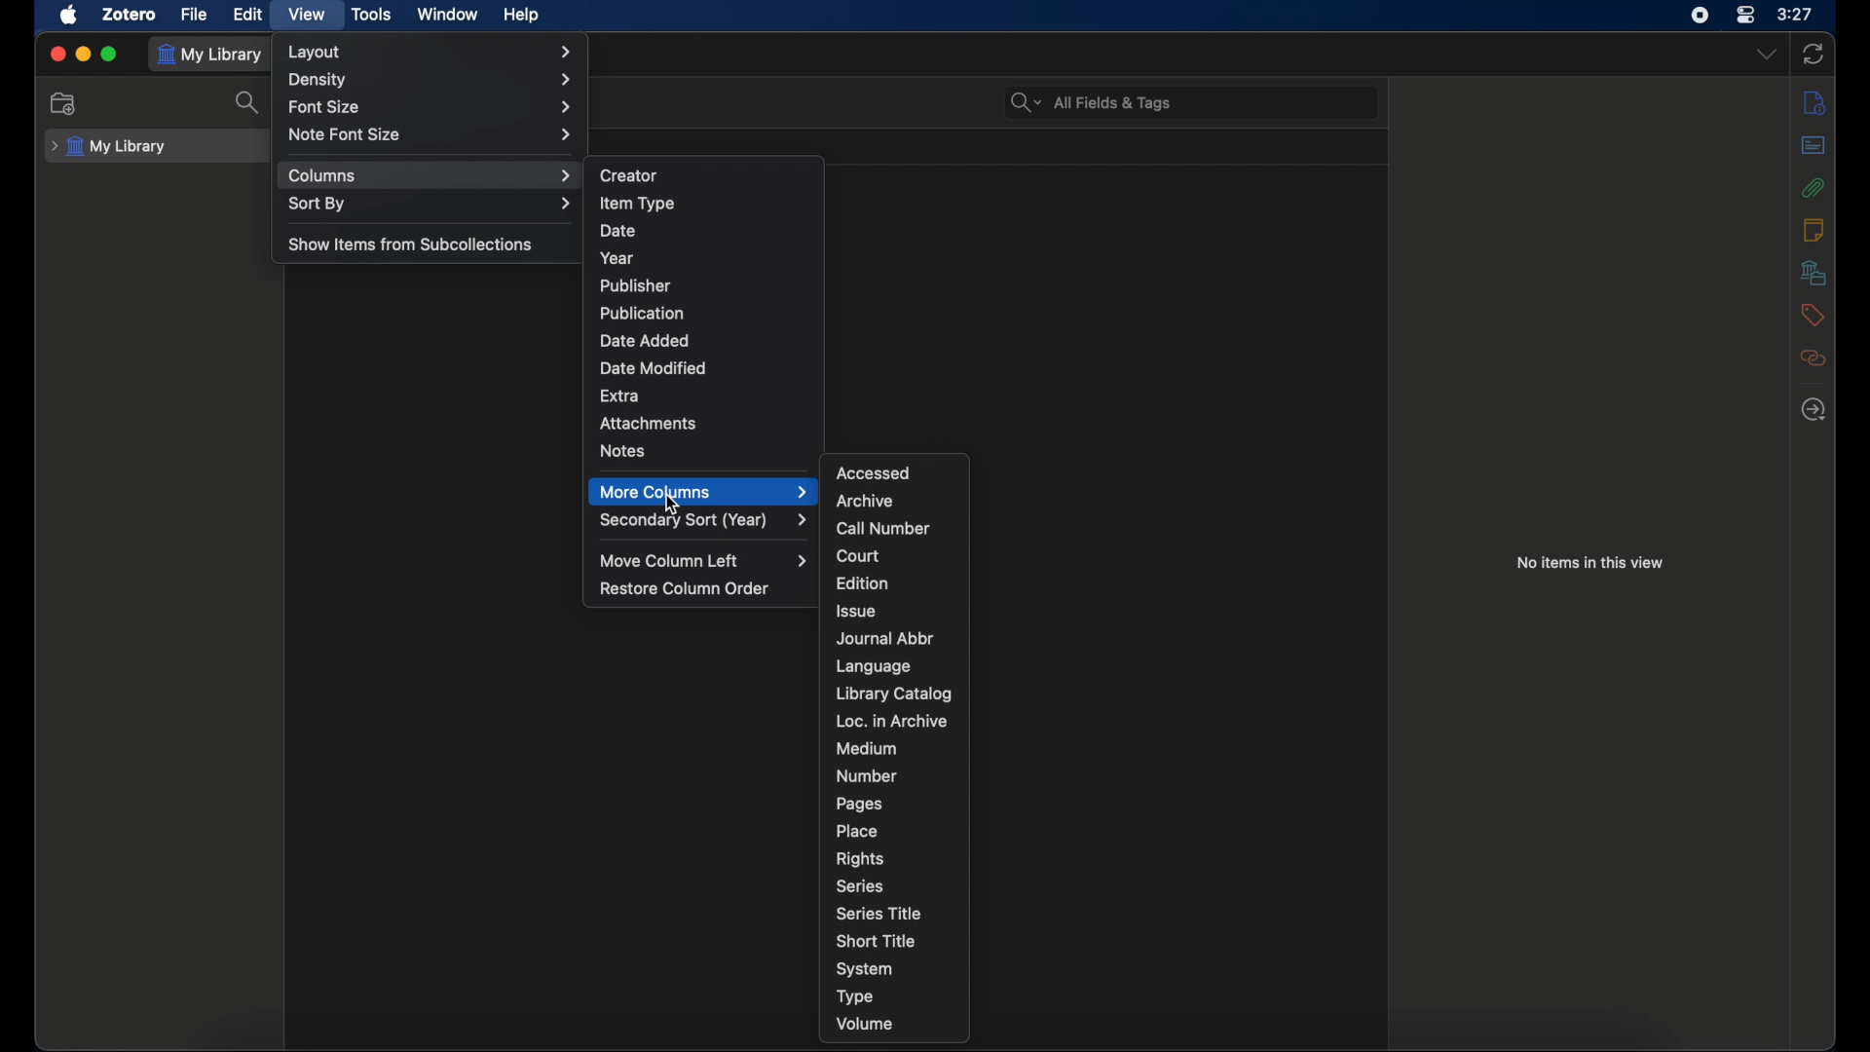 This screenshot has height=1052, width=1870. Describe the element at coordinates (214, 57) in the screenshot. I see `my library` at that location.